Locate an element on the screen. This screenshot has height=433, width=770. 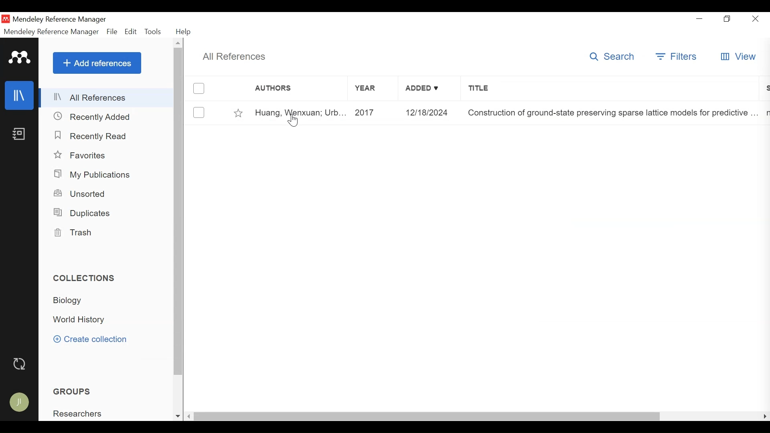
2017 is located at coordinates (374, 113).